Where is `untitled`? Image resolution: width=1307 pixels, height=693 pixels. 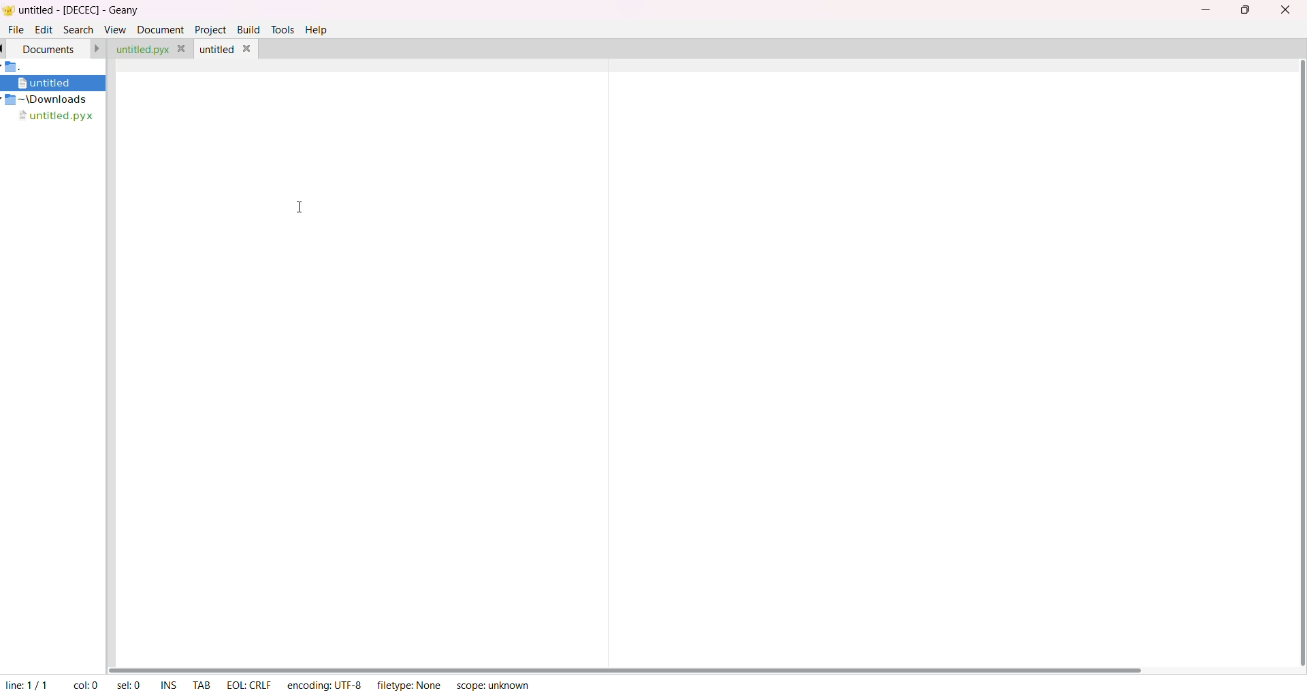 untitled is located at coordinates (50, 84).